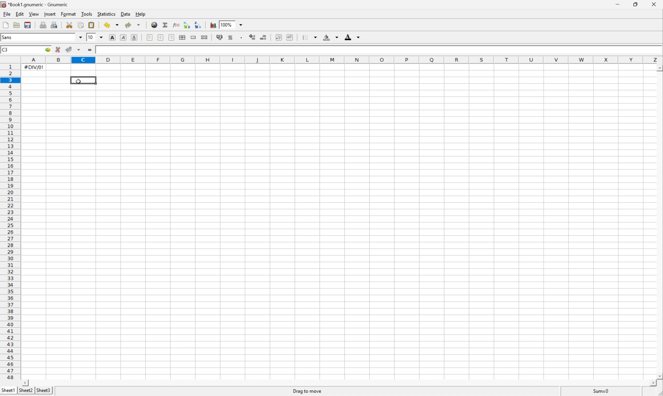  I want to click on cancel change, so click(58, 50).